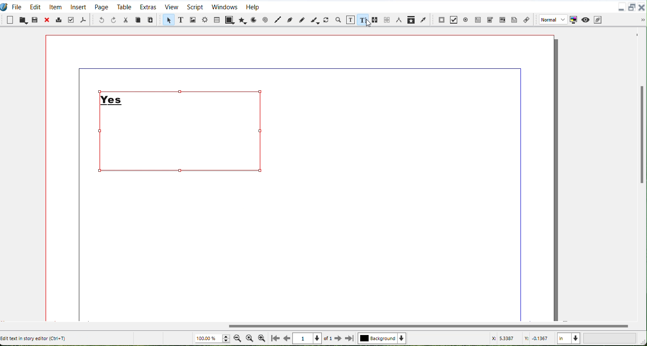 The width and height of the screenshot is (647, 346). I want to click on Edit content, so click(351, 19).